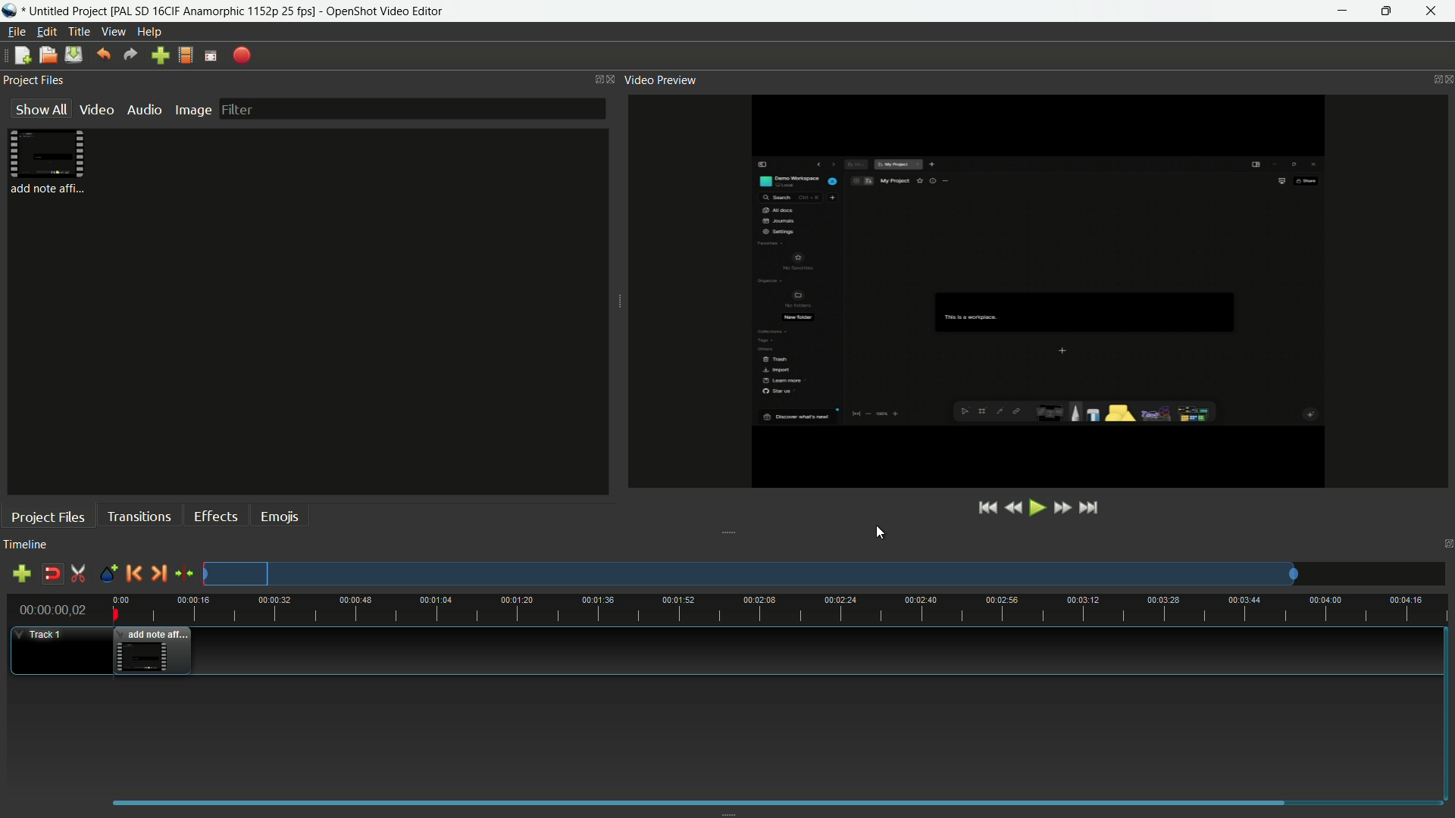 The height and width of the screenshot is (818, 1455). I want to click on next marker, so click(157, 573).